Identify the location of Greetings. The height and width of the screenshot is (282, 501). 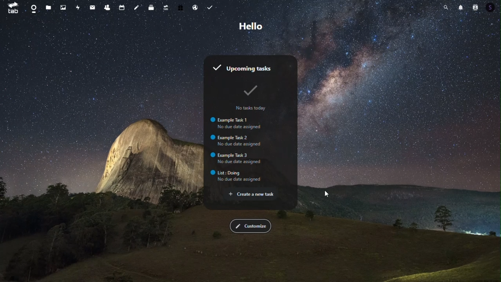
(252, 27).